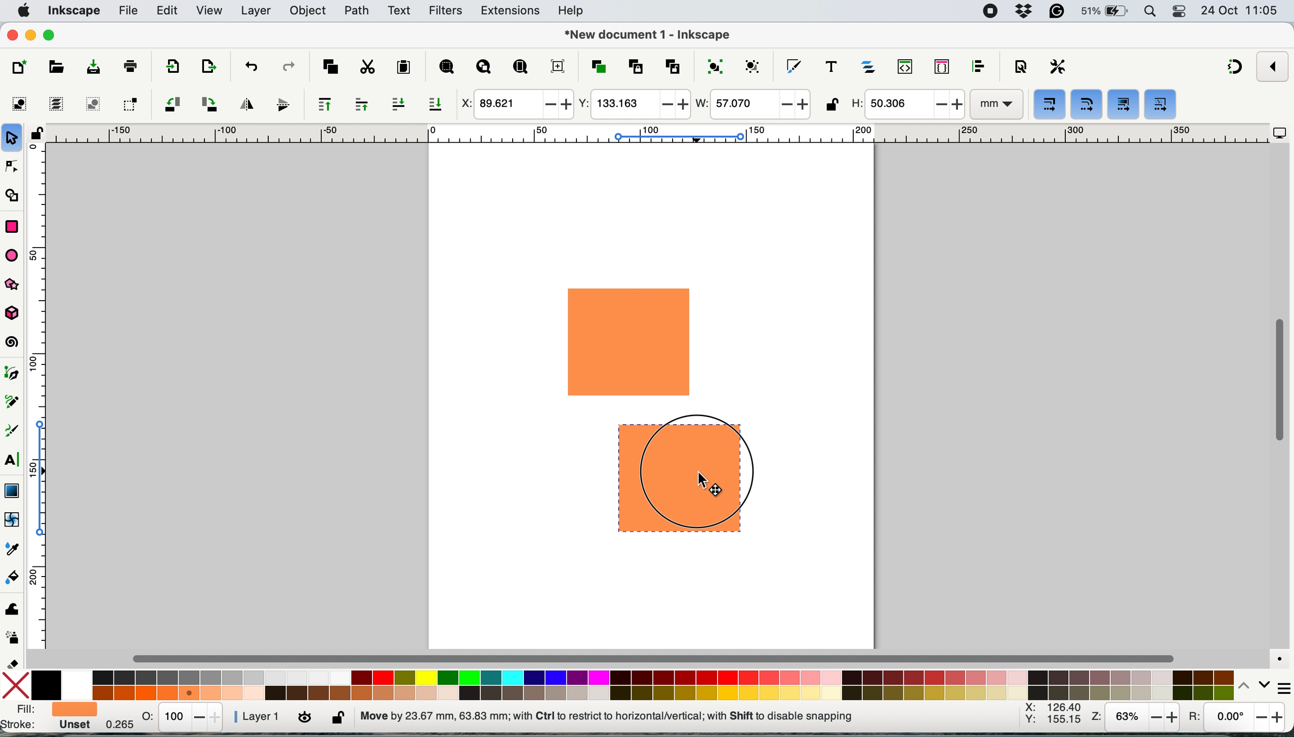 The height and width of the screenshot is (737, 1294). What do you see at coordinates (1234, 720) in the screenshot?
I see `rotation` at bounding box center [1234, 720].